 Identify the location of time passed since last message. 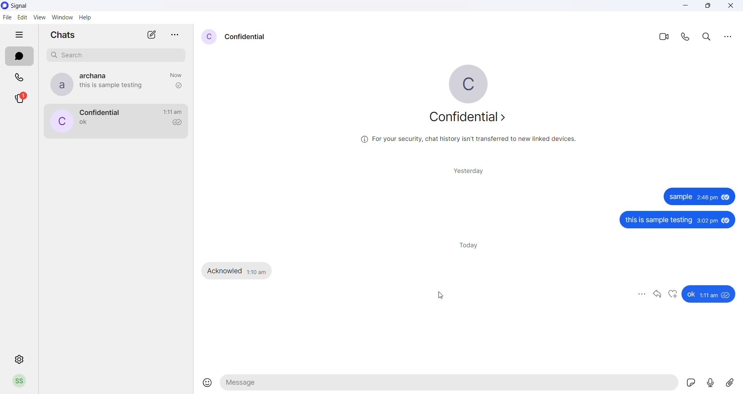
(177, 74).